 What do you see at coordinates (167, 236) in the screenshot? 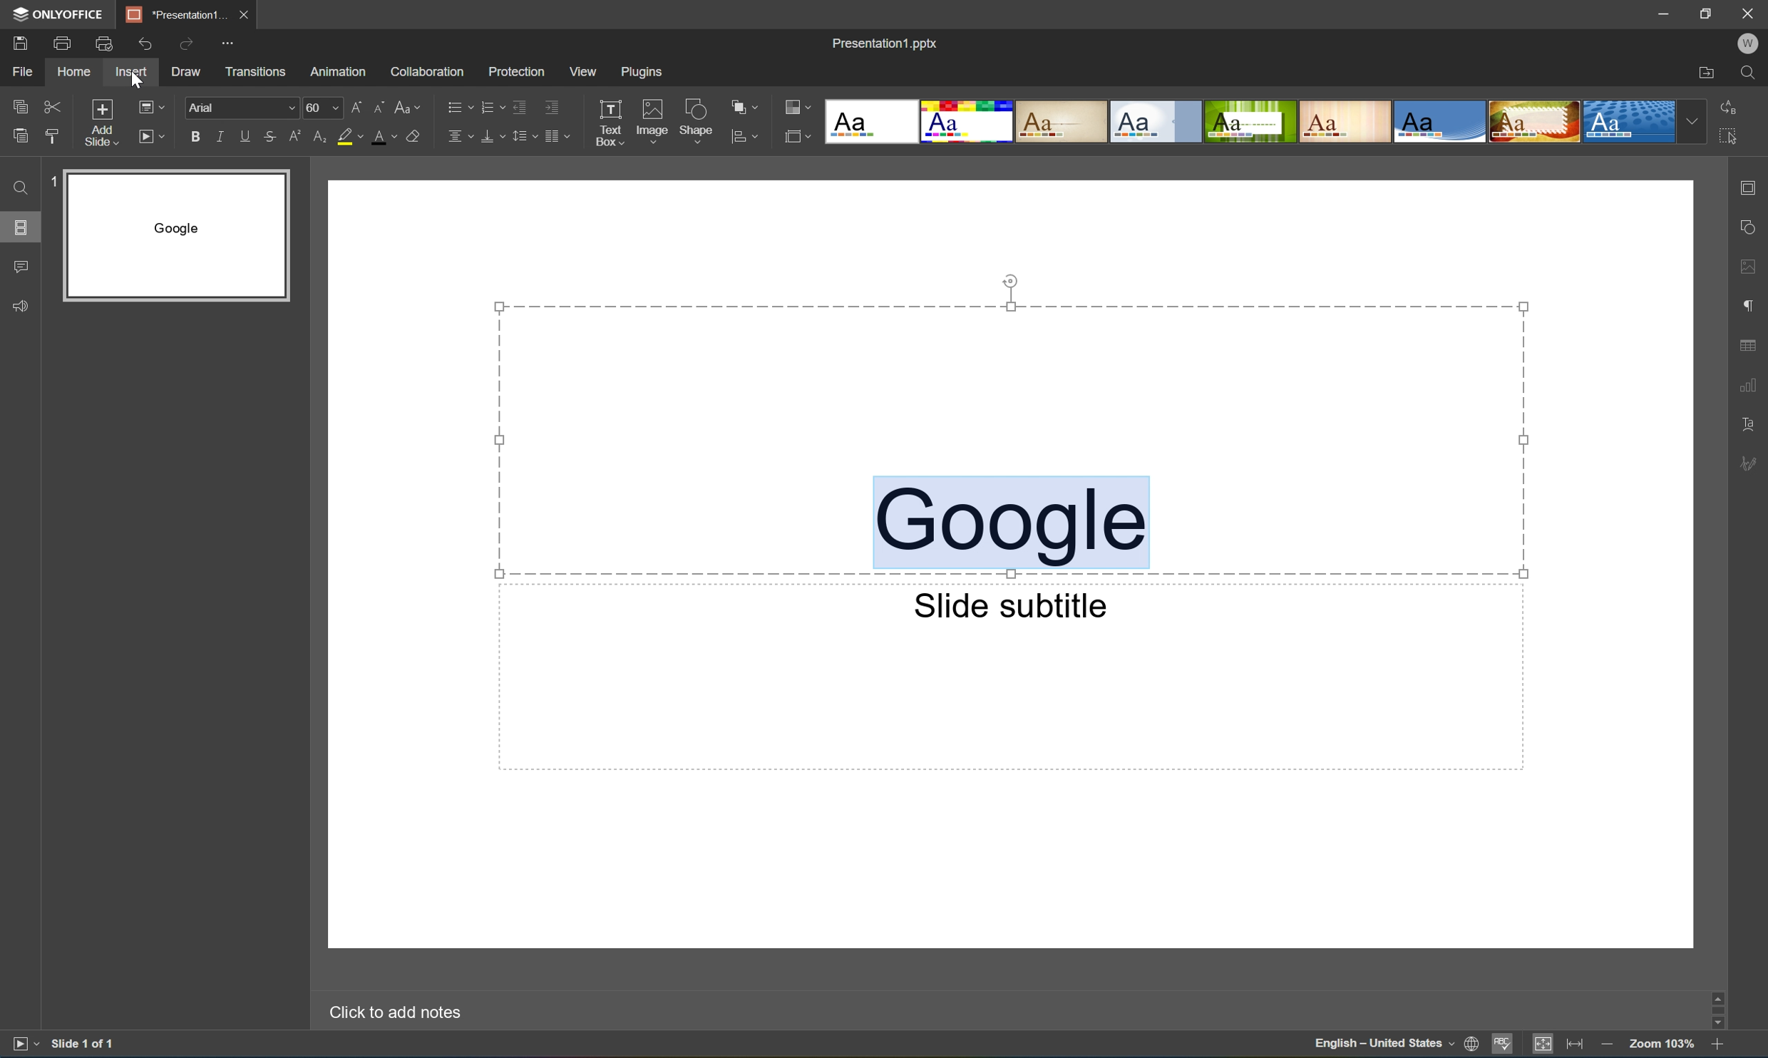
I see `Slide 1` at bounding box center [167, 236].